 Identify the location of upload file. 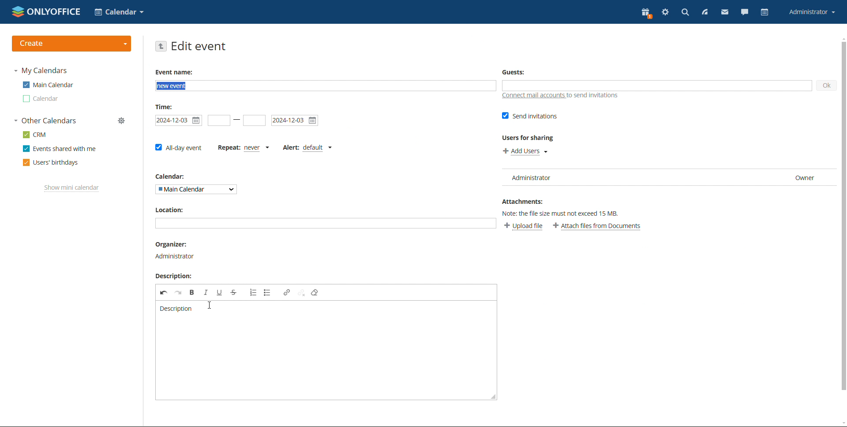
(524, 226).